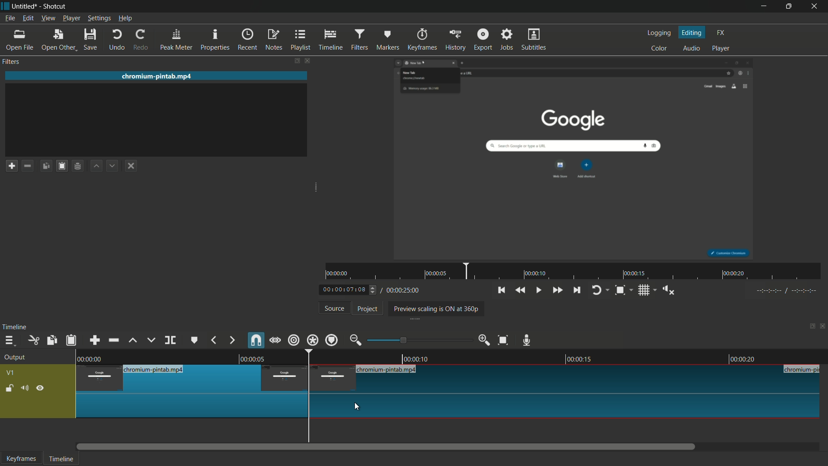 The height and width of the screenshot is (466, 828). What do you see at coordinates (9, 18) in the screenshot?
I see `file menu` at bounding box center [9, 18].